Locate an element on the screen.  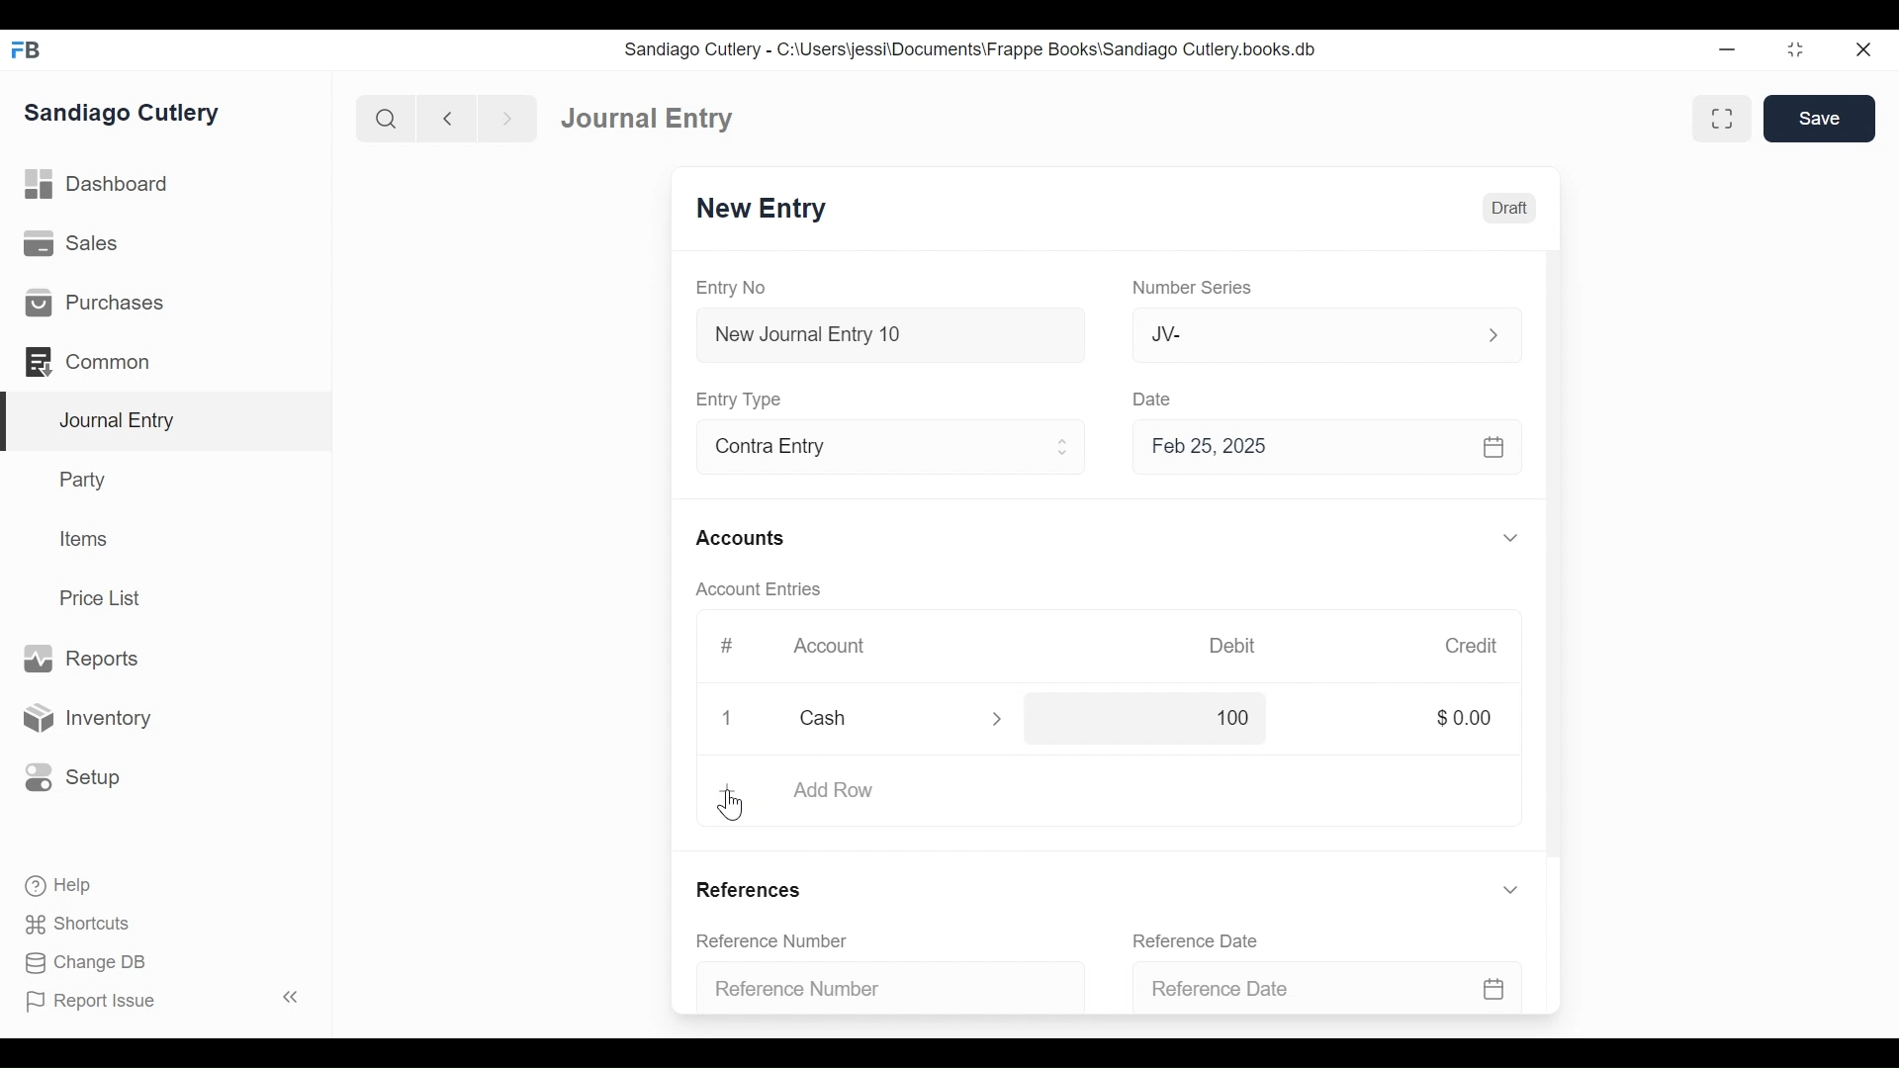
Expand is located at coordinates (1003, 720).